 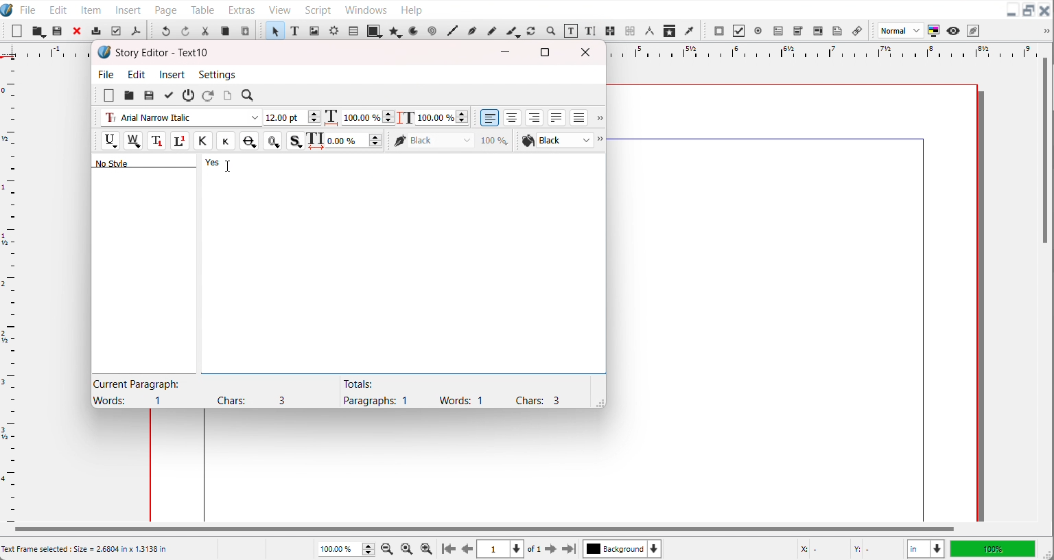 I want to click on Align text center, so click(x=513, y=117).